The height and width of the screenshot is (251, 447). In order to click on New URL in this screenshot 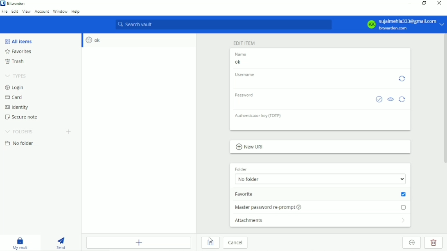, I will do `click(252, 147)`.